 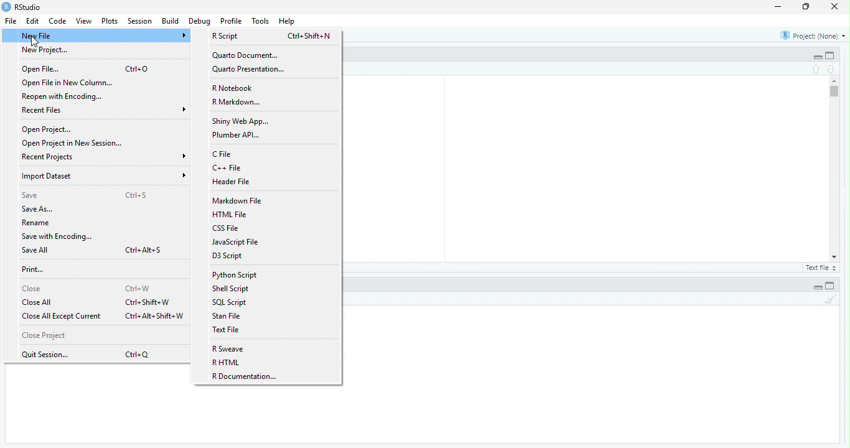 I want to click on R Script, so click(x=225, y=36).